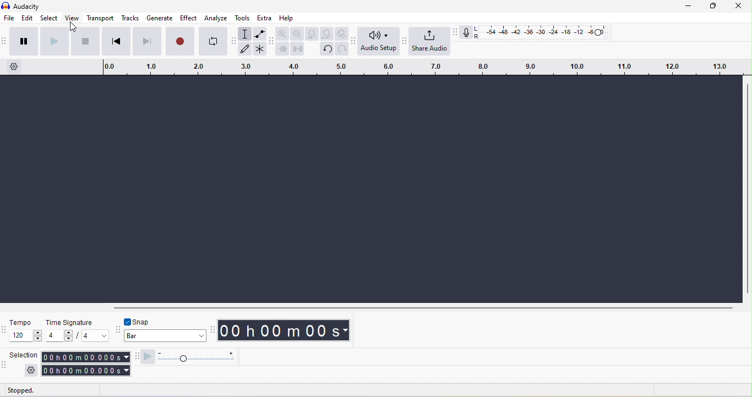 Image resolution: width=752 pixels, height=397 pixels. Describe the element at coordinates (117, 330) in the screenshot. I see `snapping toolbar` at that location.